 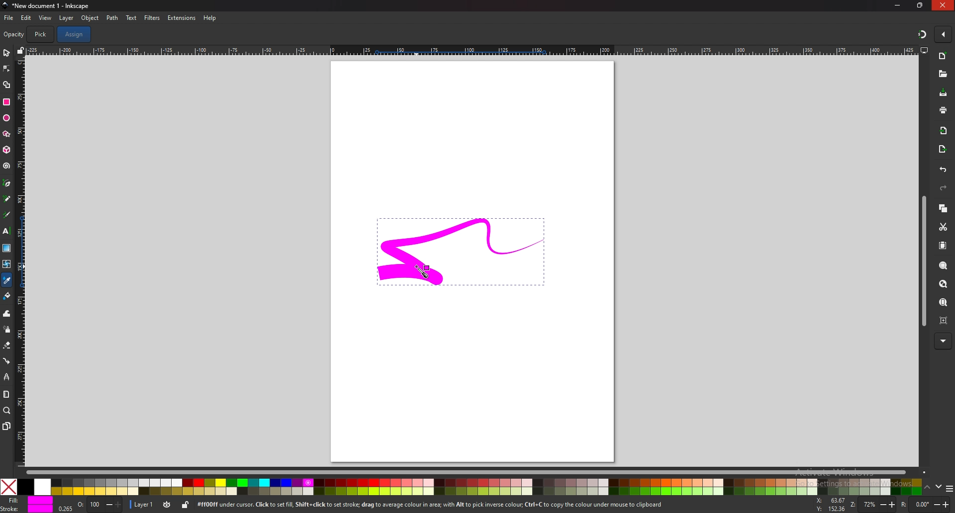 I want to click on scroll bar, so click(x=924, y=262).